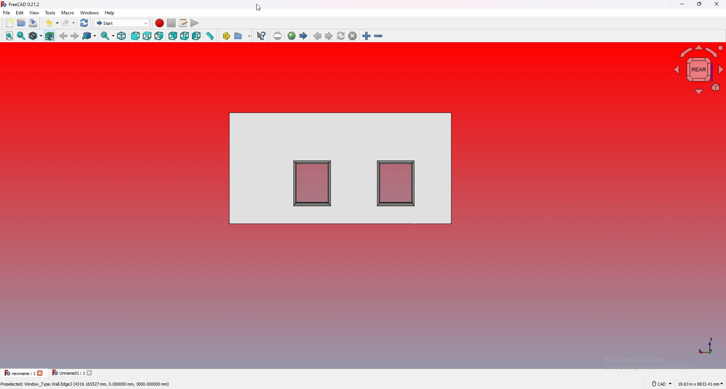 The height and width of the screenshot is (389, 726). I want to click on set url, so click(278, 36).